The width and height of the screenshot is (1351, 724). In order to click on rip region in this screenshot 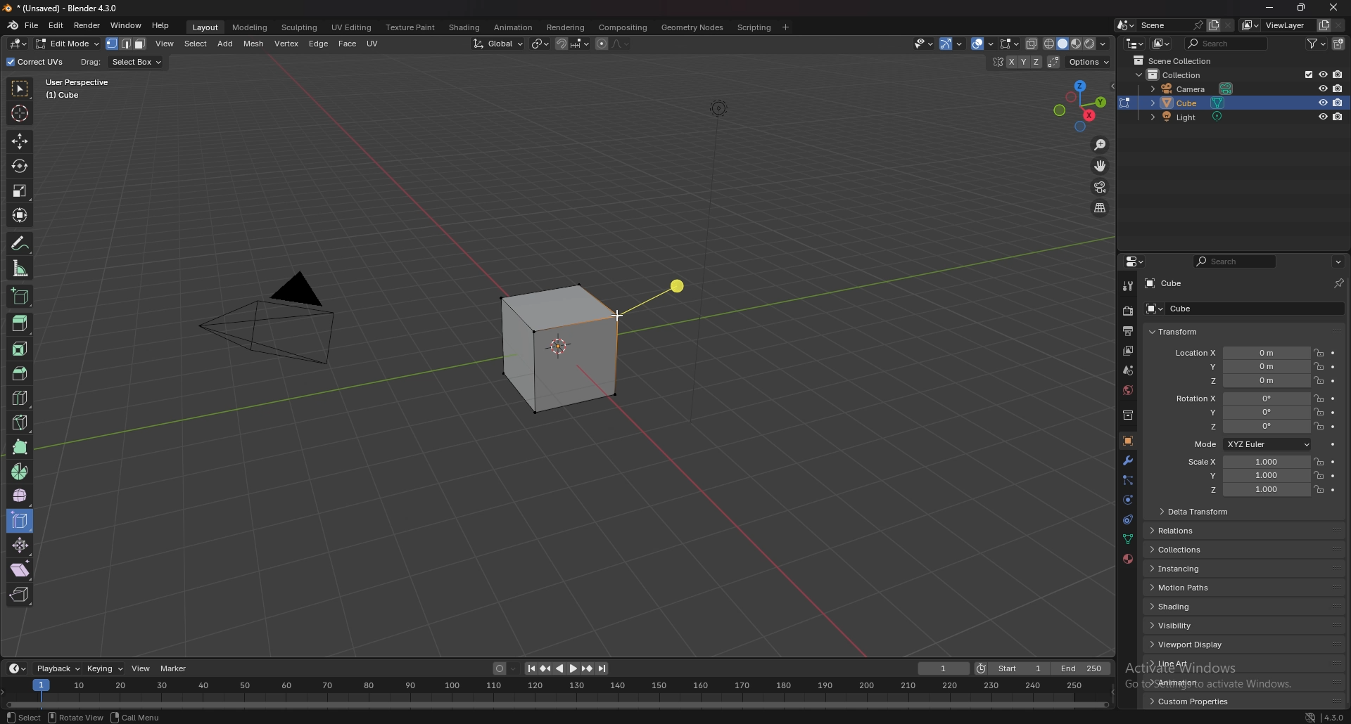, I will do `click(20, 594)`.